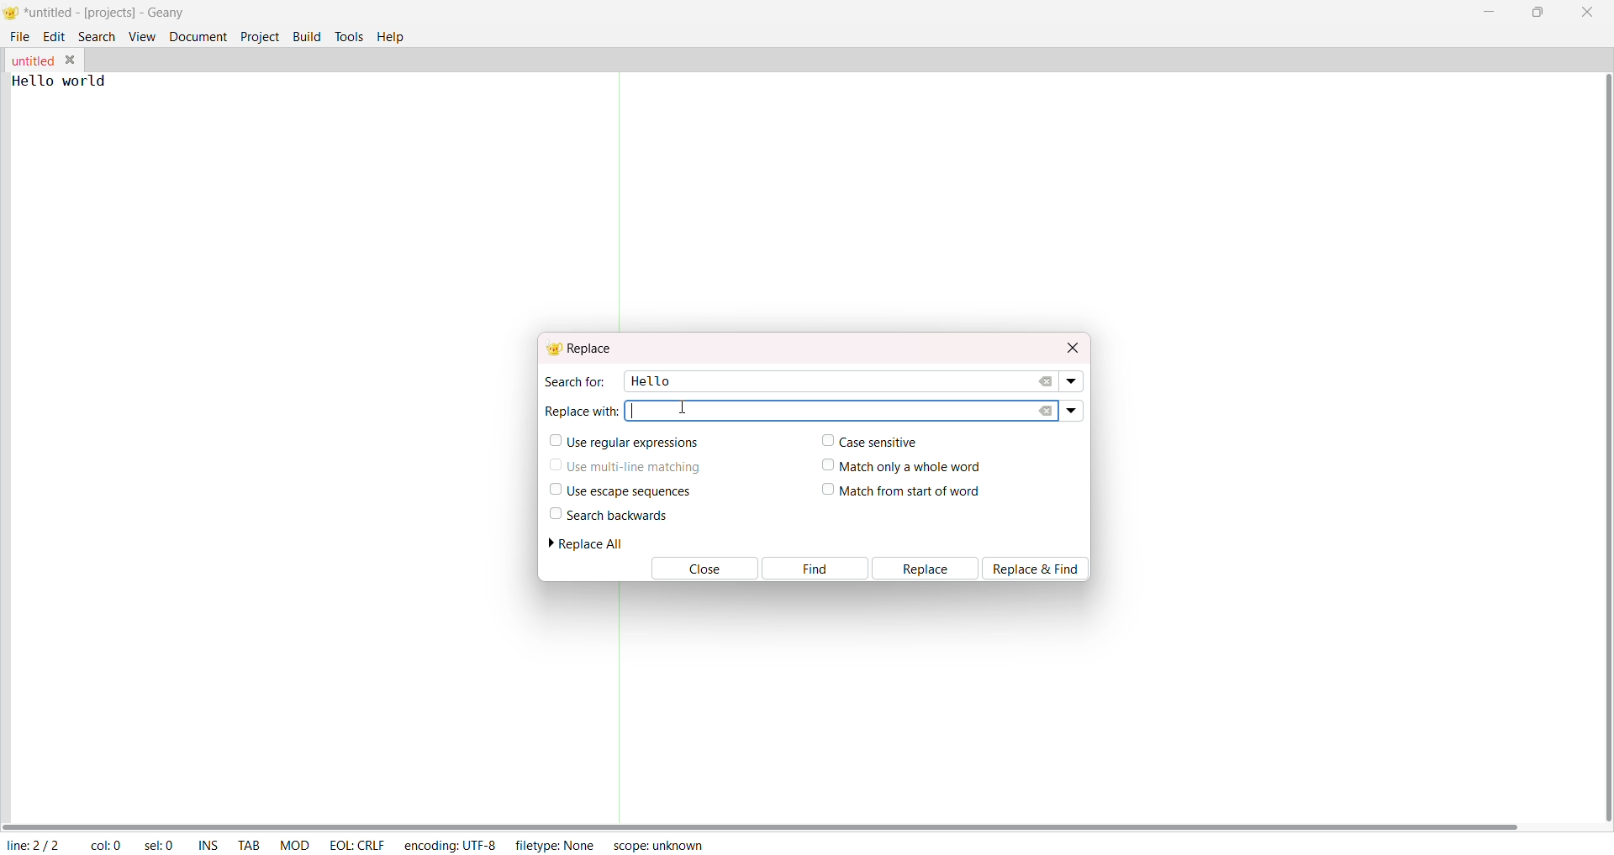 This screenshot has height=855, width=1614. What do you see at coordinates (198, 35) in the screenshot?
I see `document` at bounding box center [198, 35].